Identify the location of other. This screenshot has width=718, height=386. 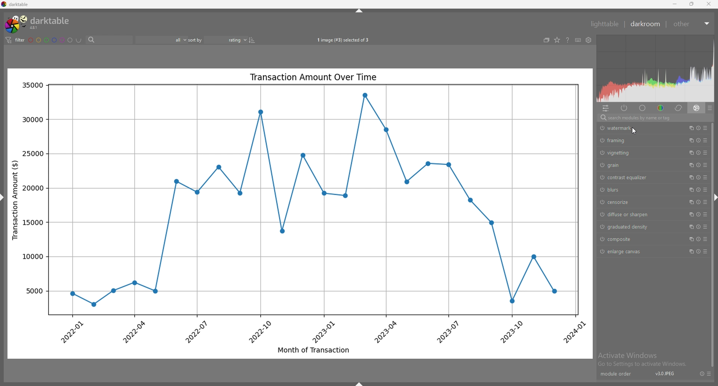
(693, 24).